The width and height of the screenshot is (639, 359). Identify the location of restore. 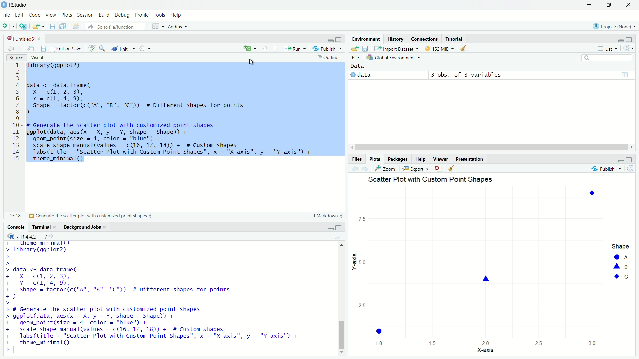
(609, 5).